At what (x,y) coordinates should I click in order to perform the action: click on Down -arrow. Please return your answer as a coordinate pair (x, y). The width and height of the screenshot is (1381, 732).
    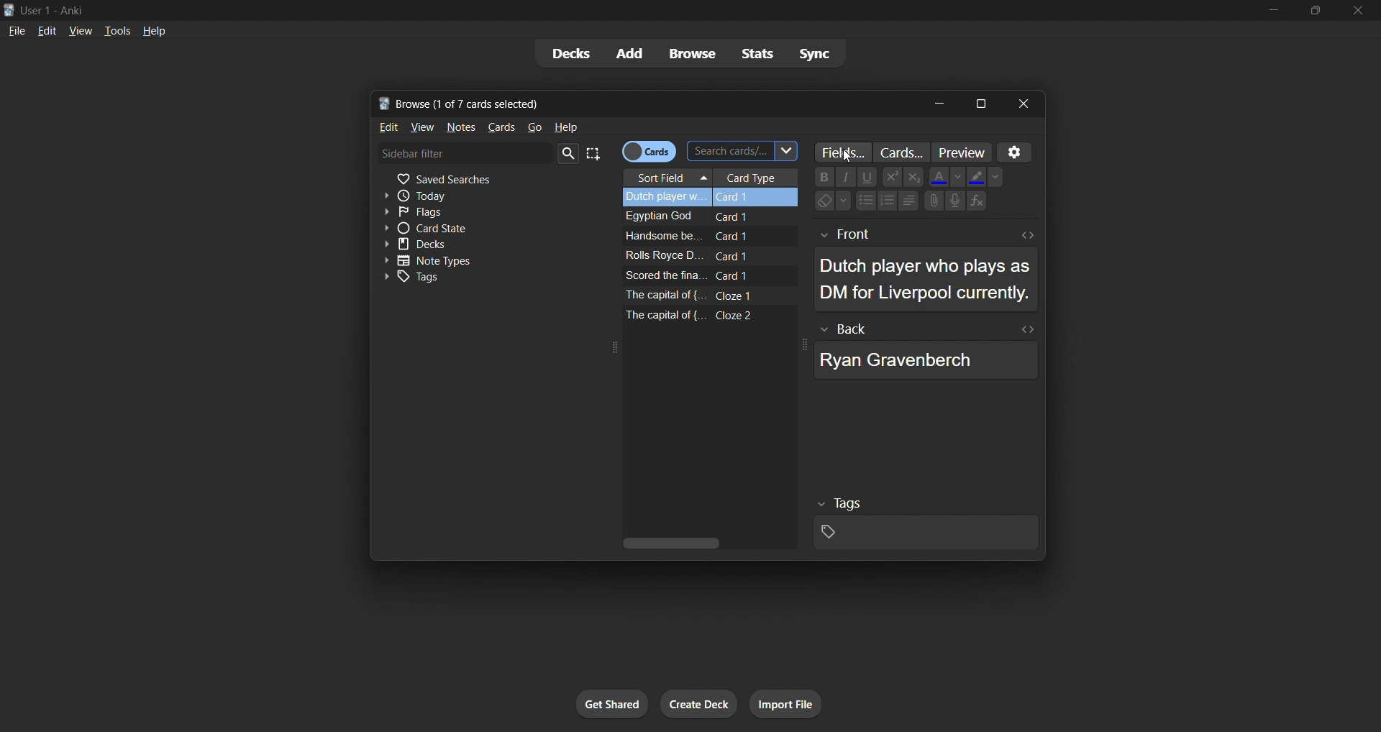
    Looking at the image, I should click on (955, 177).